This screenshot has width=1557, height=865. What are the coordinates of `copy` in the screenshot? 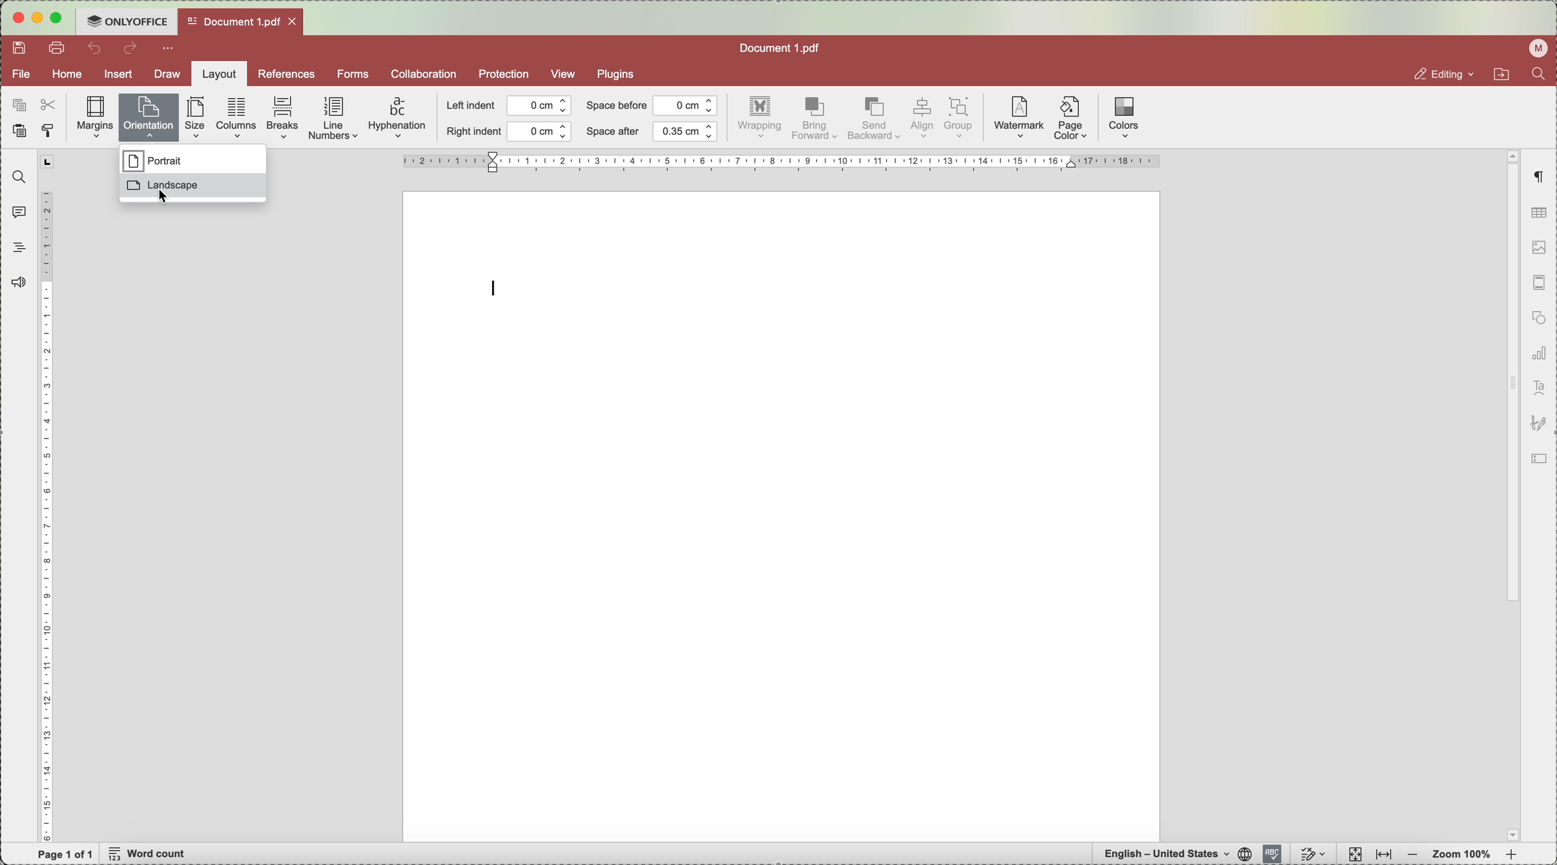 It's located at (16, 103).